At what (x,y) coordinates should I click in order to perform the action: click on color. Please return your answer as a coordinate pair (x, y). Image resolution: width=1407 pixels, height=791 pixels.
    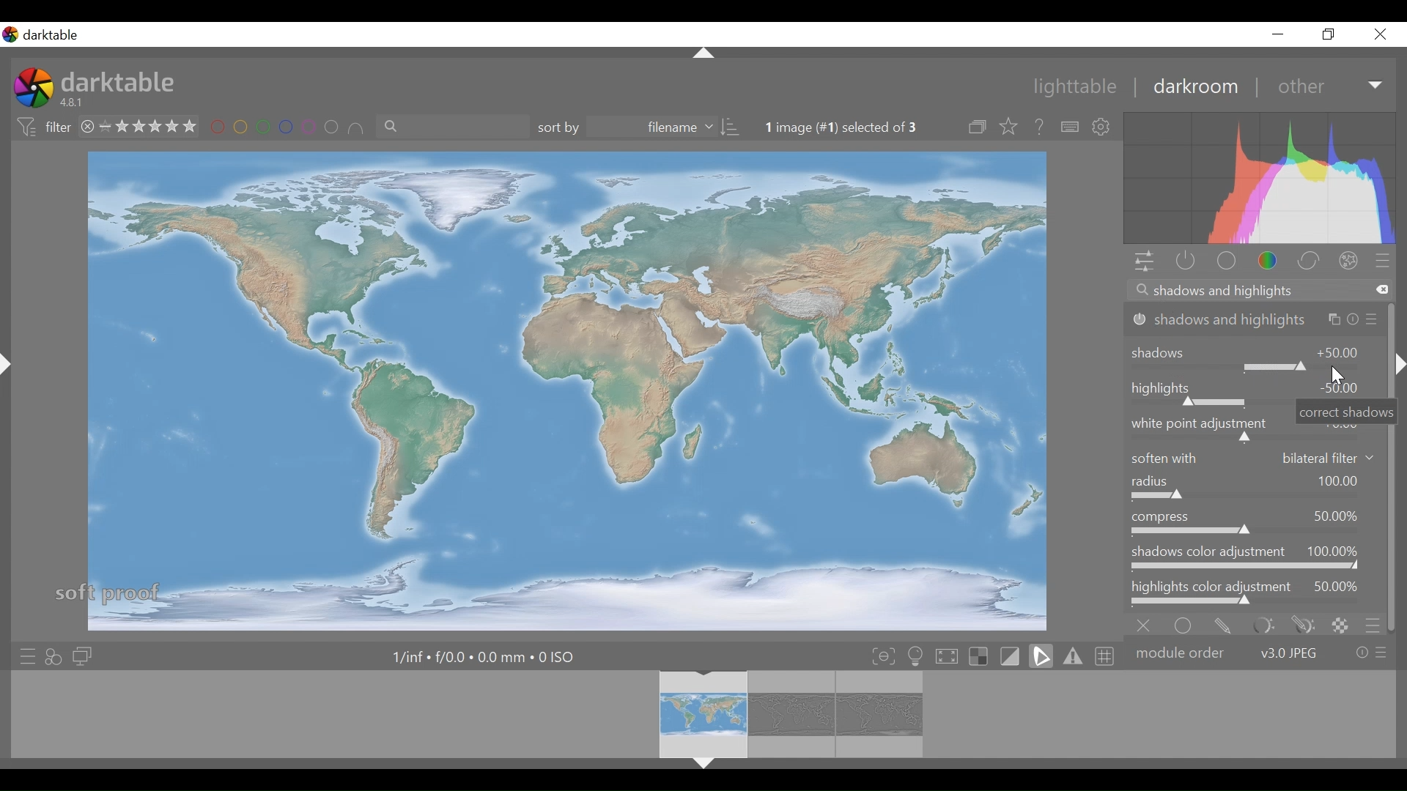
    Looking at the image, I should click on (1268, 261).